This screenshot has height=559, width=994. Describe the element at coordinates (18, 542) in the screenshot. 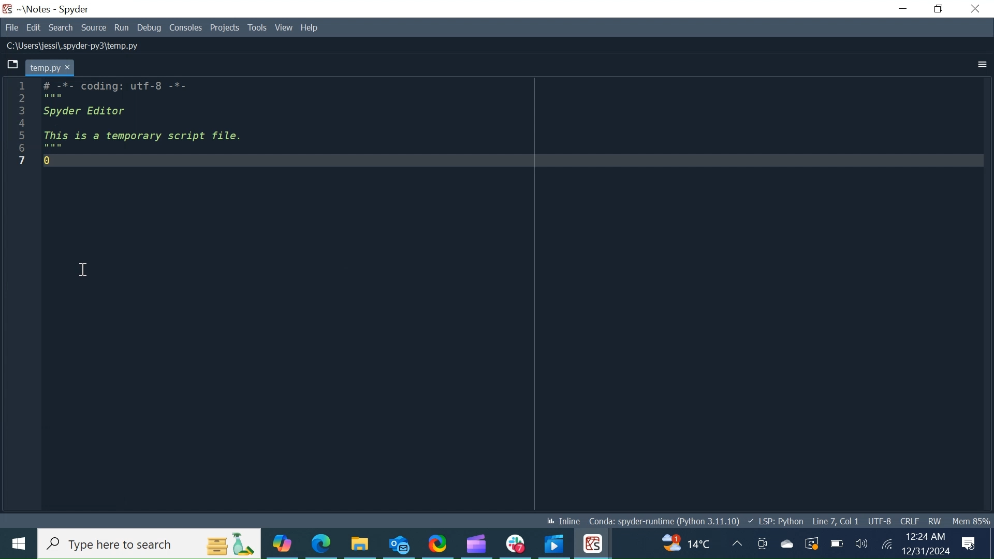

I see `Windows` at that location.